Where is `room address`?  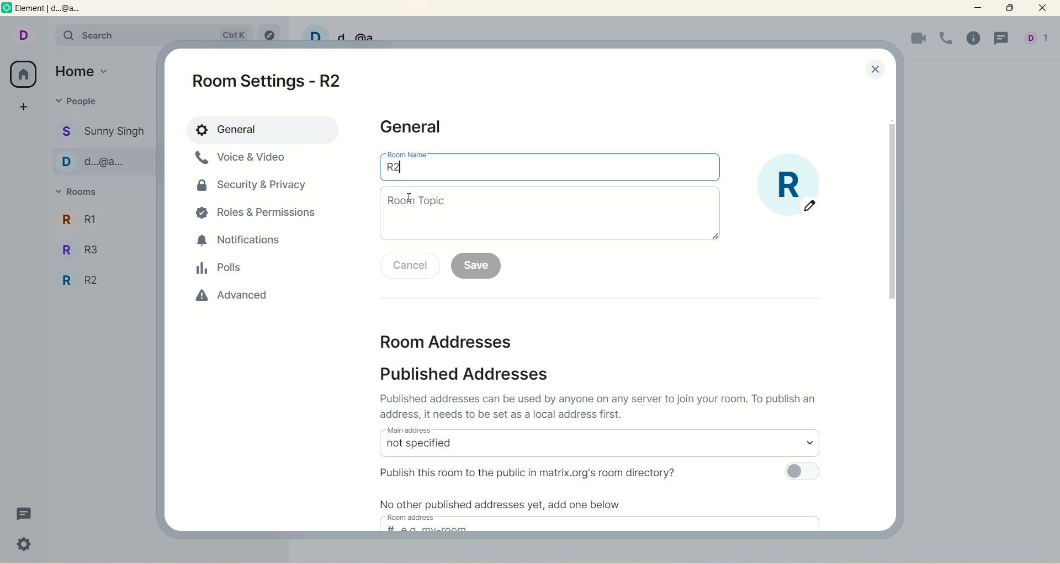 room address is located at coordinates (458, 344).